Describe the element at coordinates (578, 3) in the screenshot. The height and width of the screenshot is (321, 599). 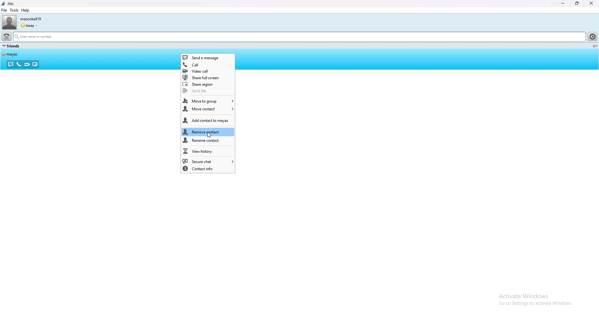
I see `resize` at that location.